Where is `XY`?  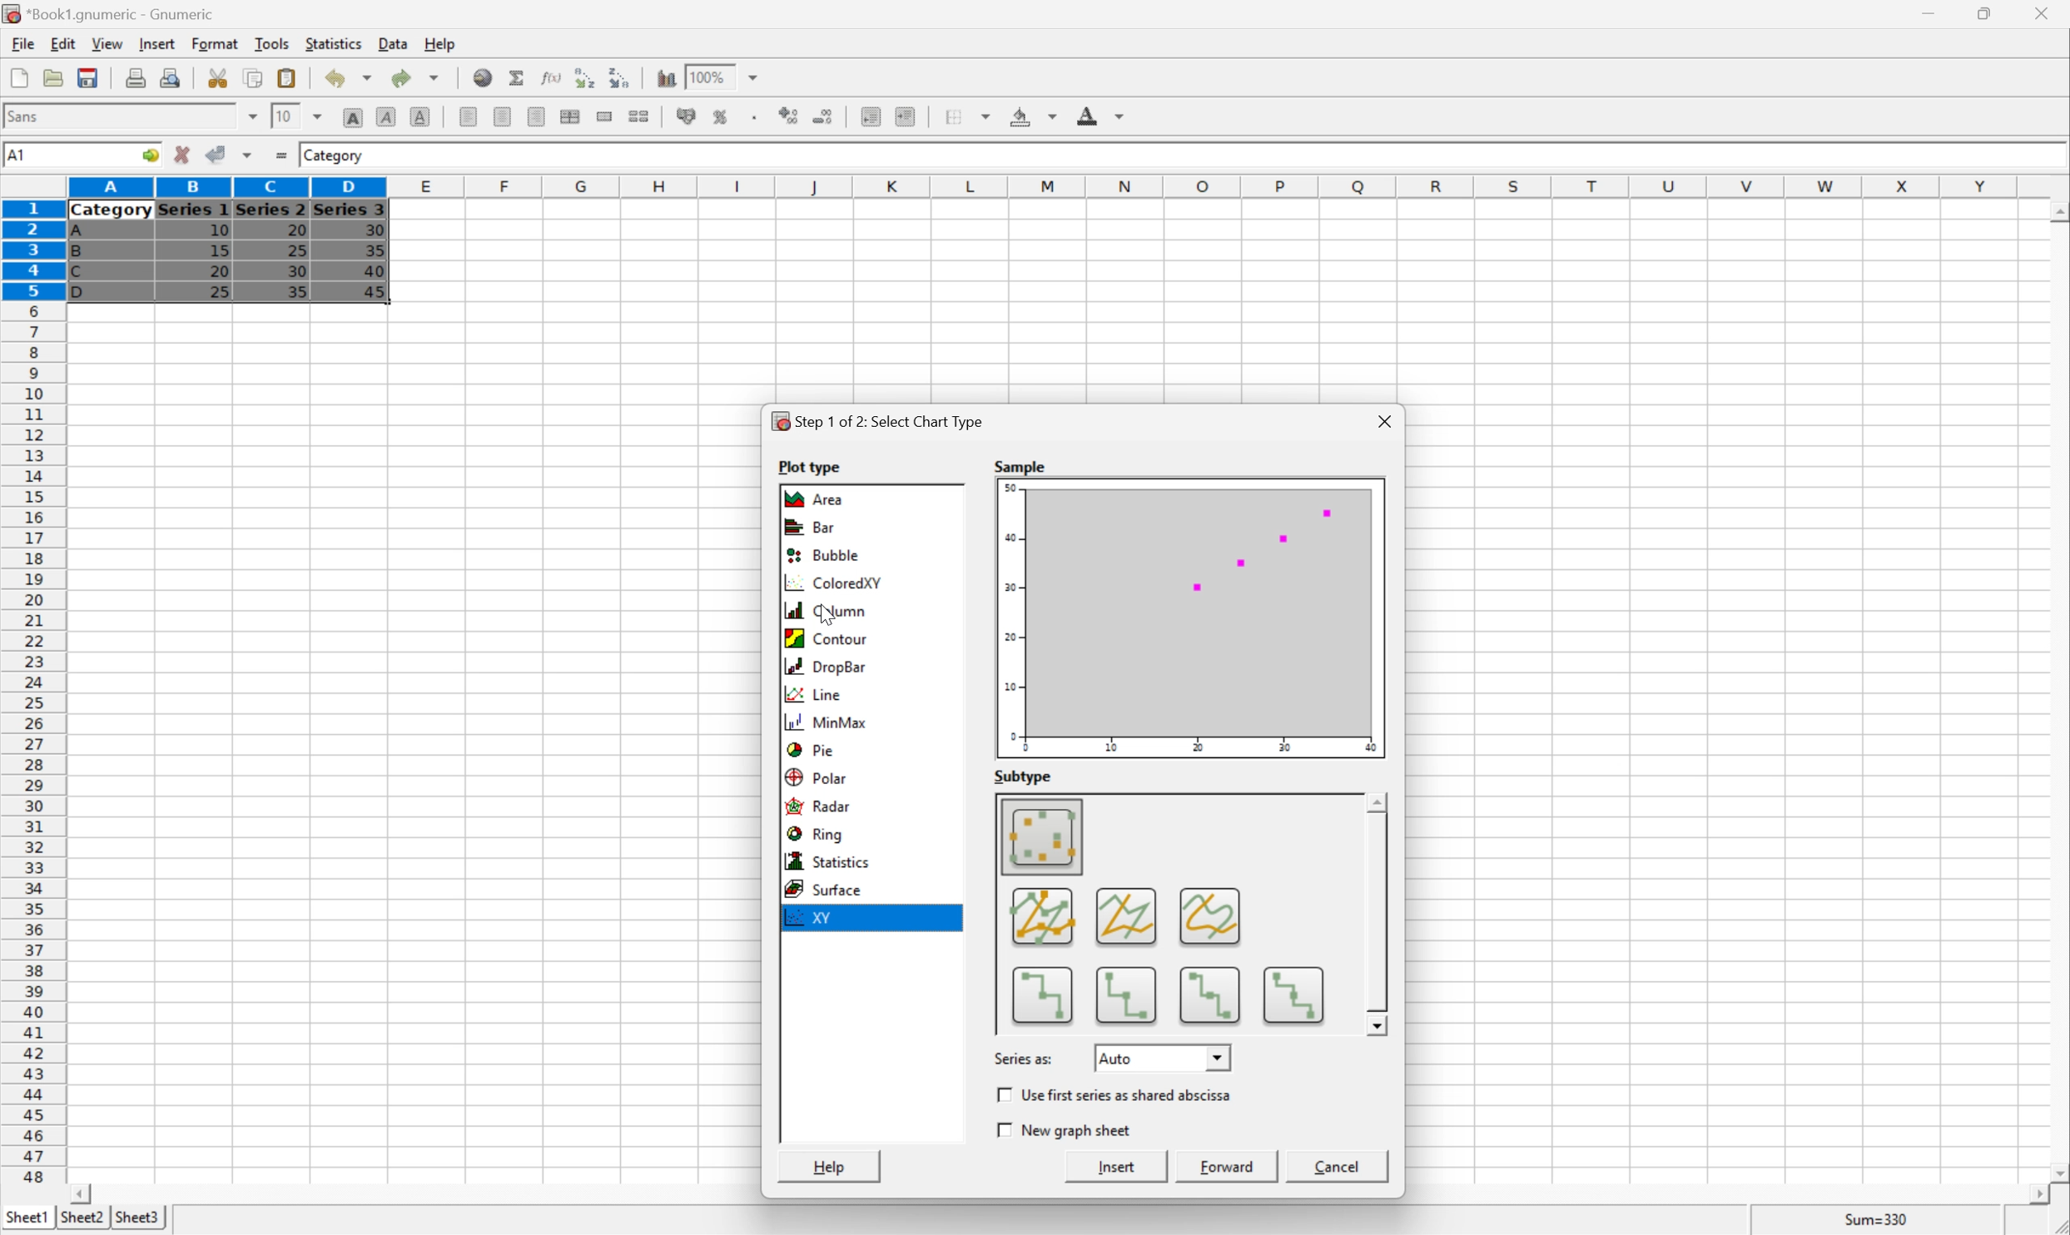
XY is located at coordinates (811, 918).